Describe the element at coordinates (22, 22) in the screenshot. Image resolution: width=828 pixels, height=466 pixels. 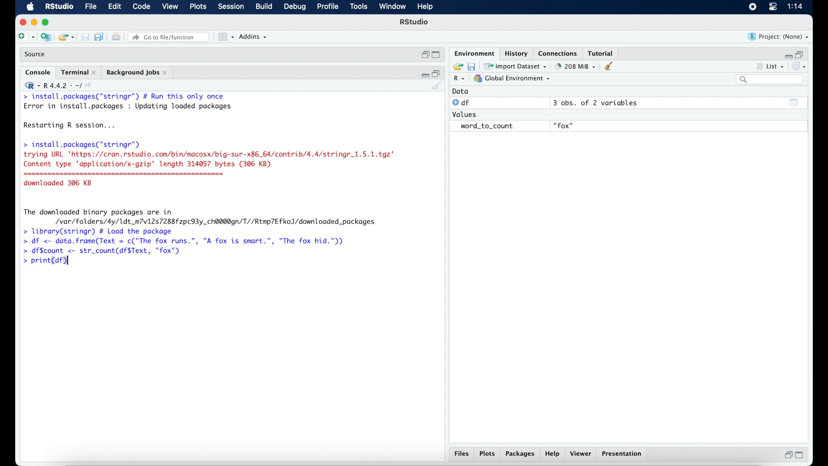
I see `close` at that location.